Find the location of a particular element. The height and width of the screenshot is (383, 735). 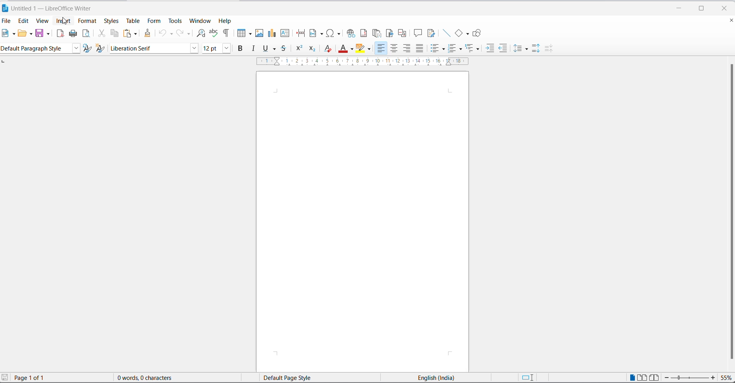

format is located at coordinates (86, 21).